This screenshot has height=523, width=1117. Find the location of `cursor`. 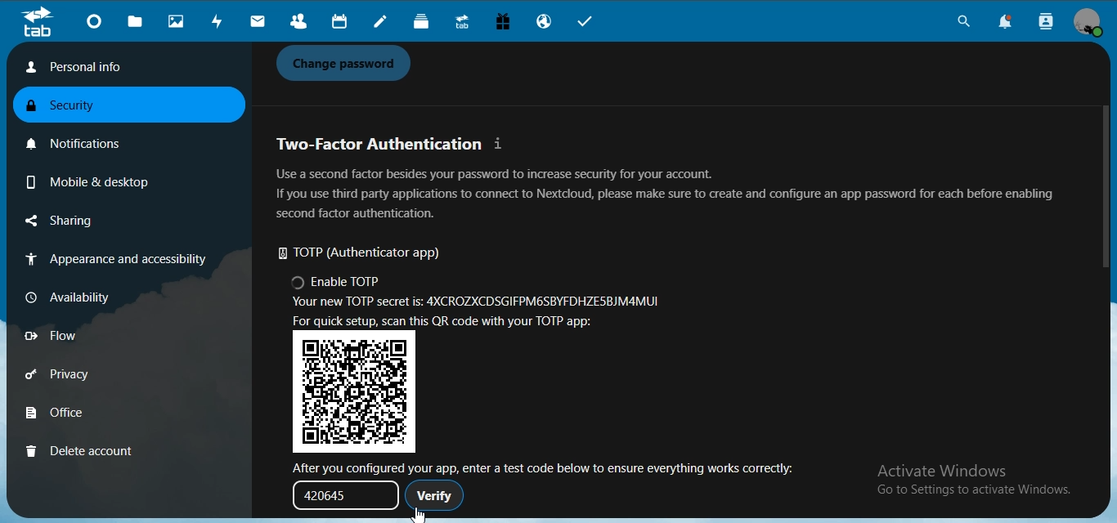

cursor is located at coordinates (418, 515).